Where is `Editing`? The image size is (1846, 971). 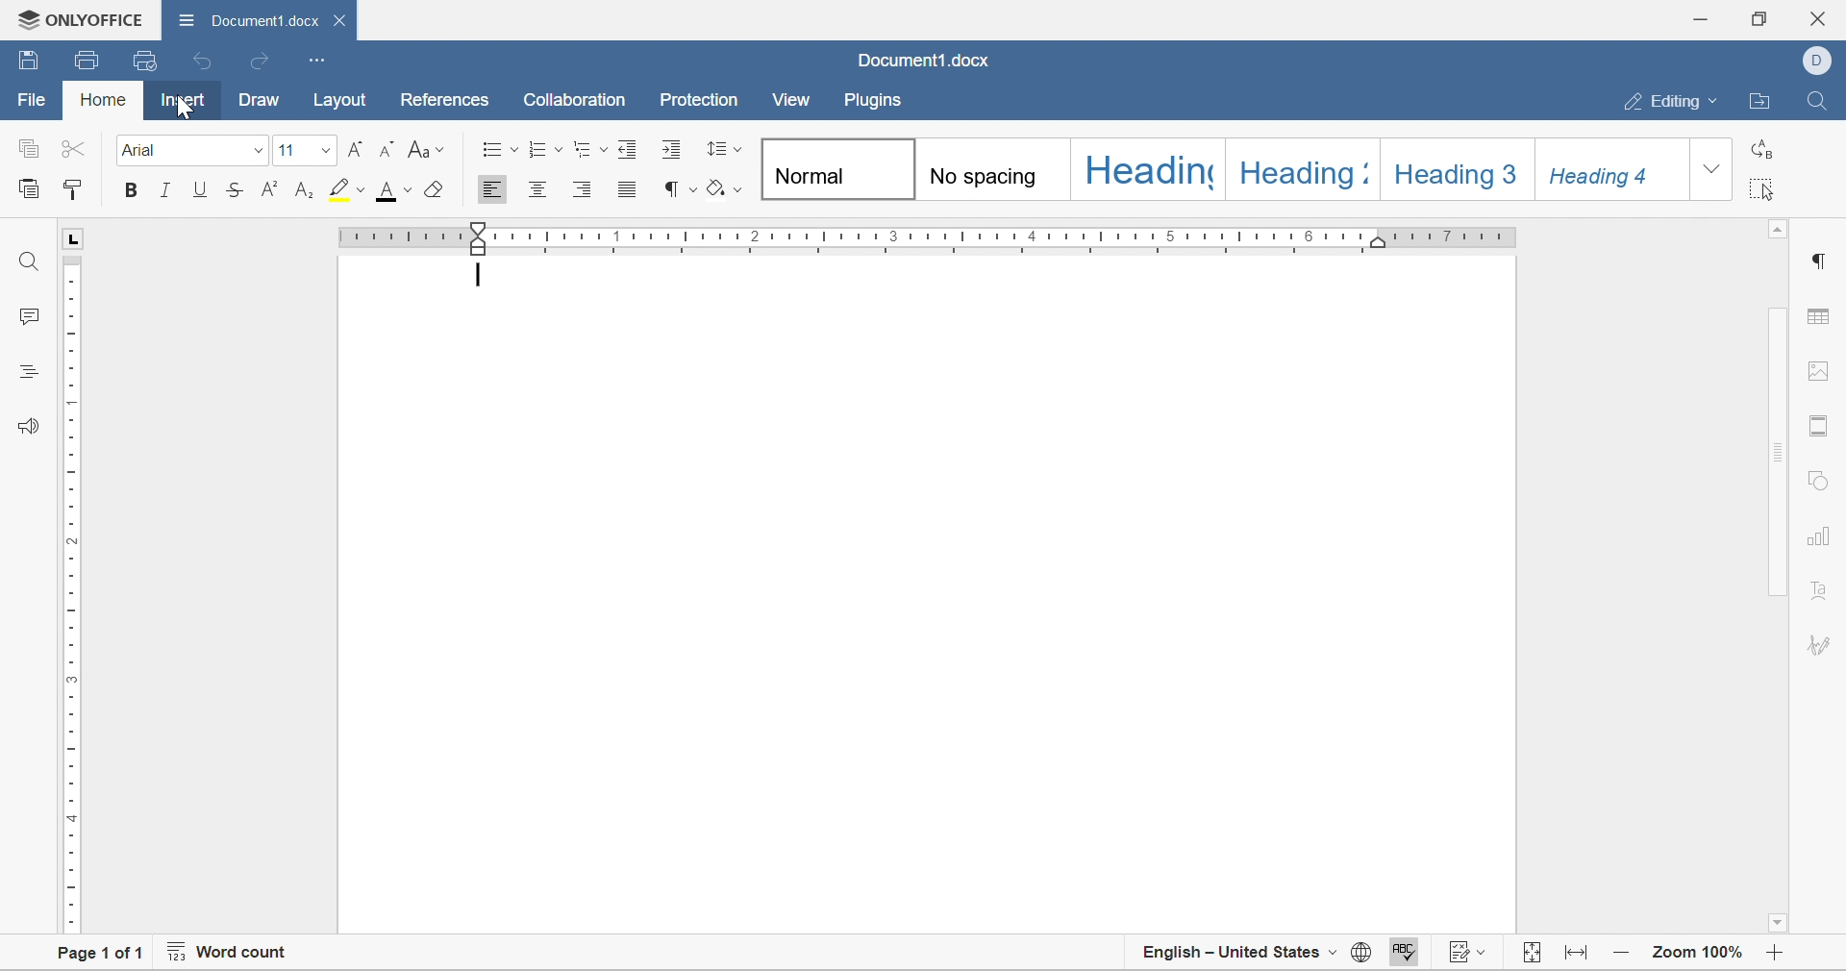
Editing is located at coordinates (1671, 102).